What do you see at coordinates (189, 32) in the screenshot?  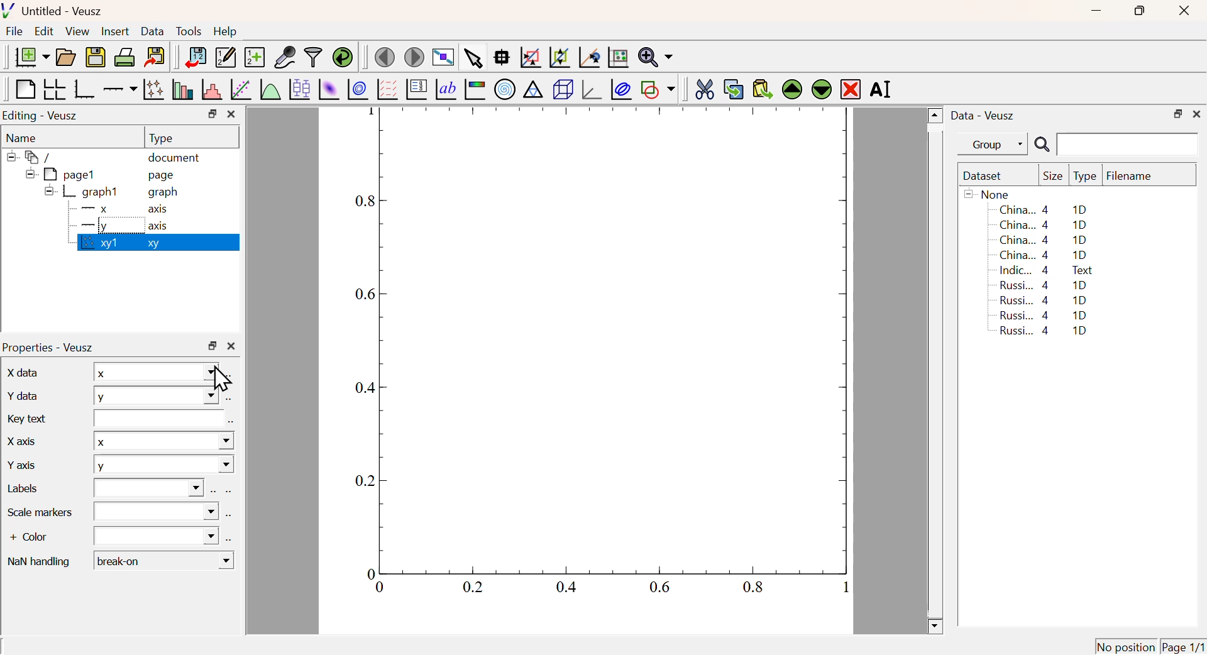 I see `Tools` at bounding box center [189, 32].